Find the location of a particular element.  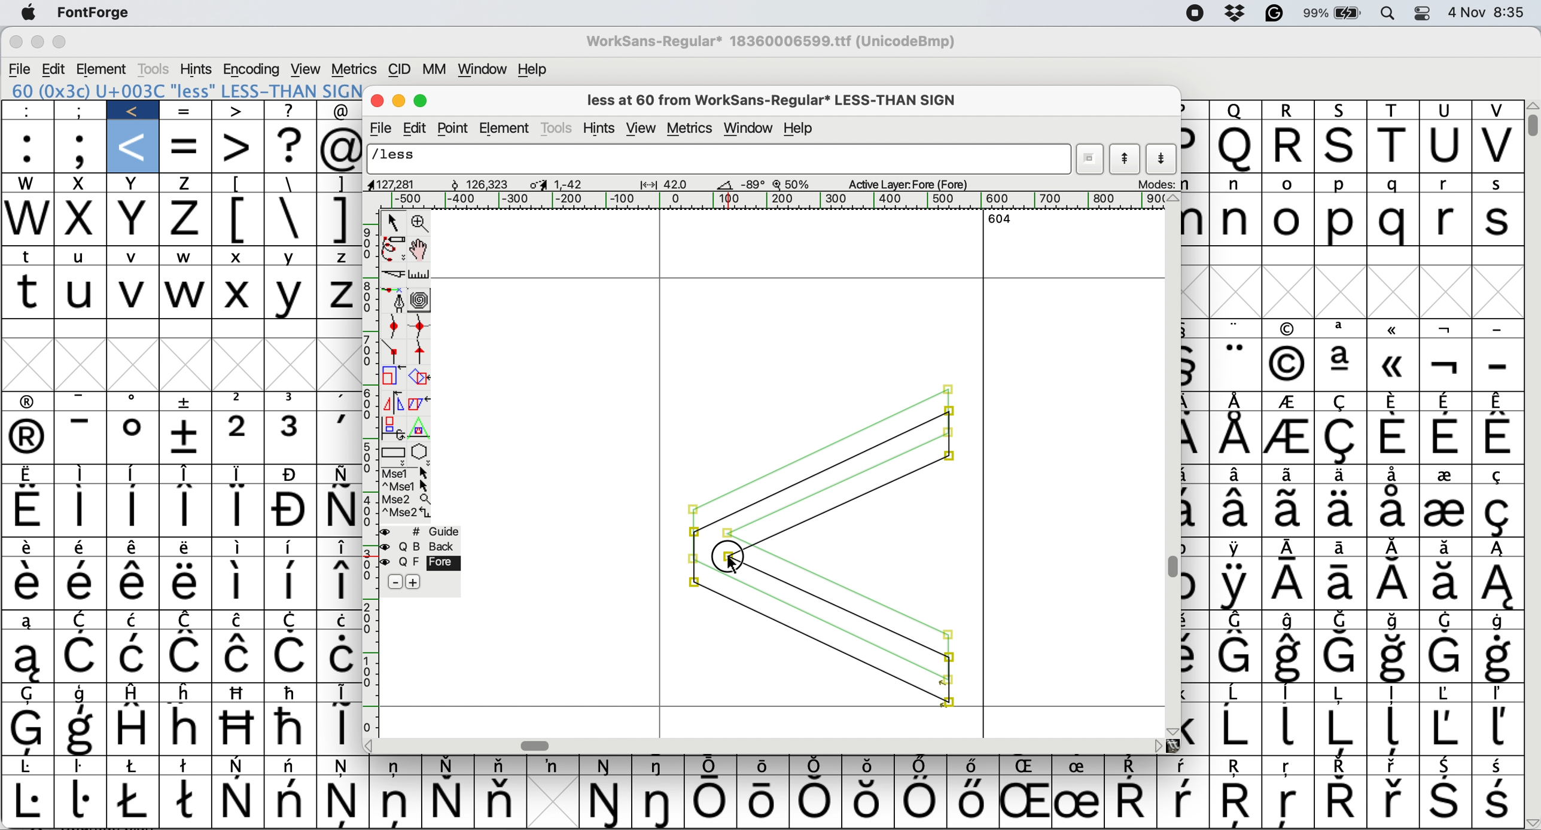

Symbol is located at coordinates (1287, 694).